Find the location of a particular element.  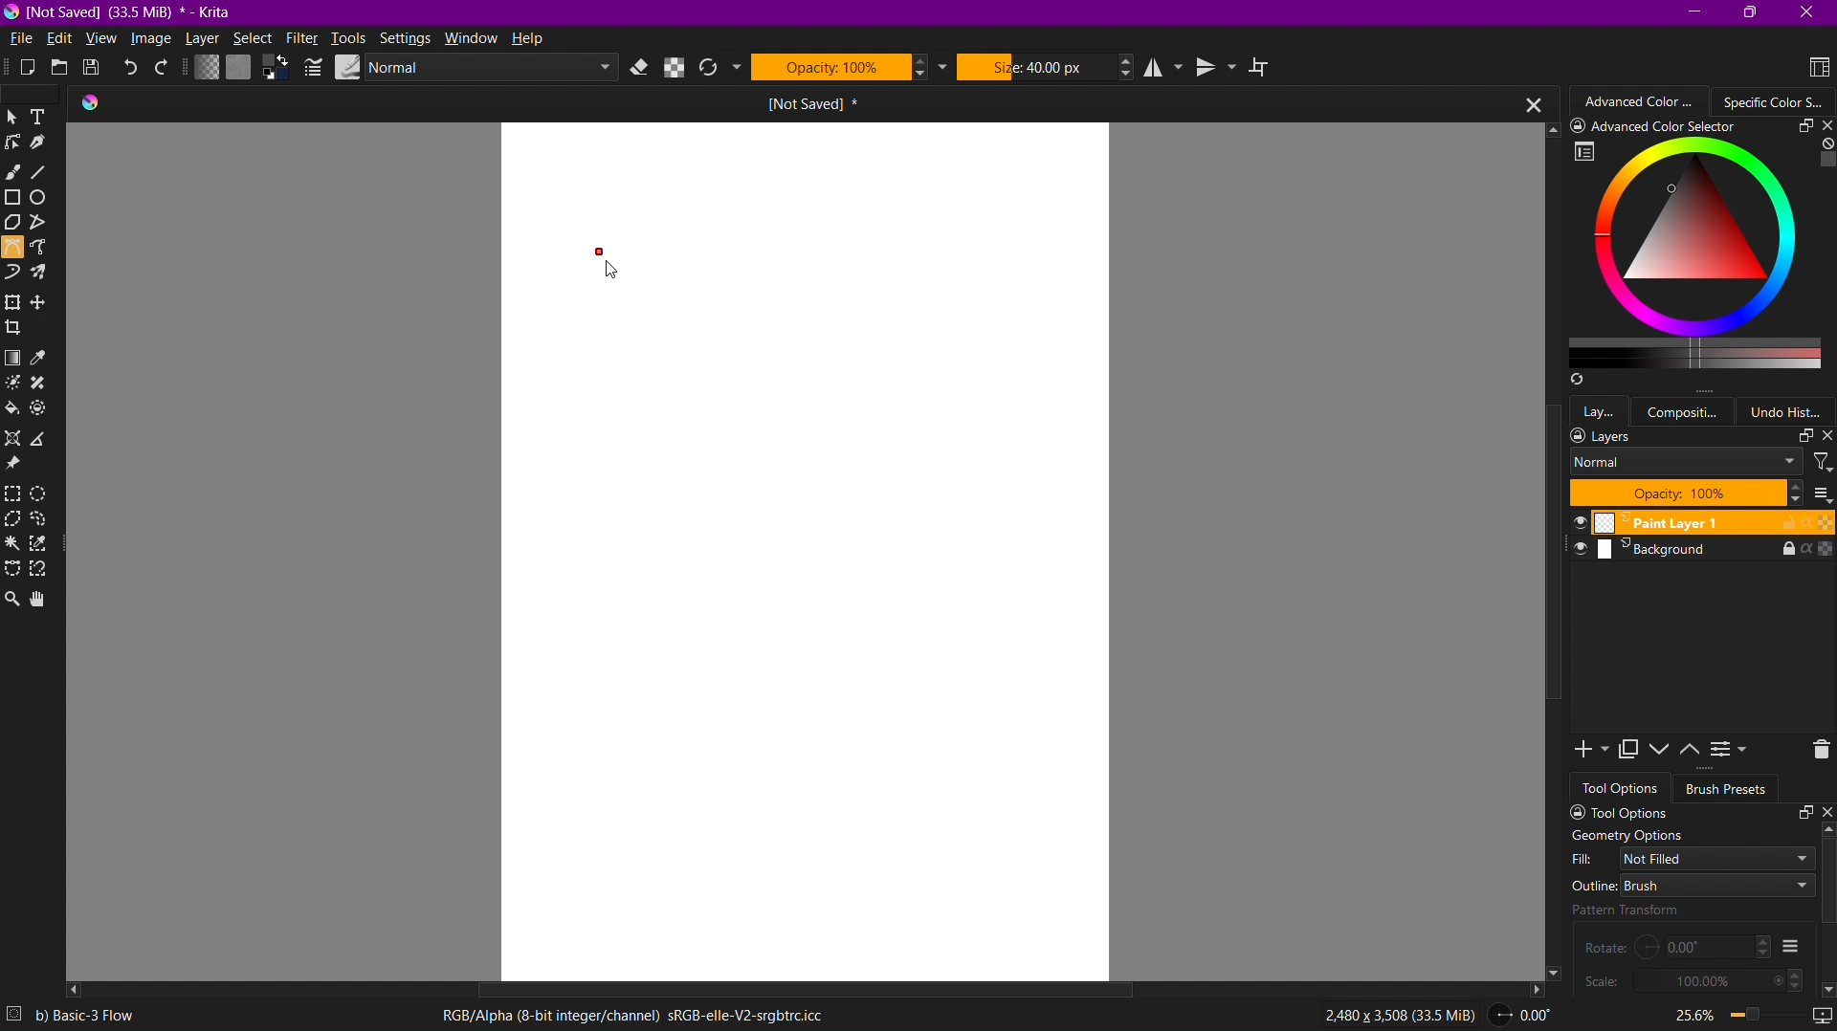

Scale is located at coordinates (1693, 980).